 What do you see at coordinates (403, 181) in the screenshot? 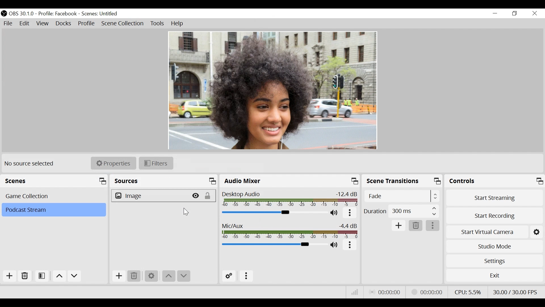
I see `Scene Transition` at bounding box center [403, 181].